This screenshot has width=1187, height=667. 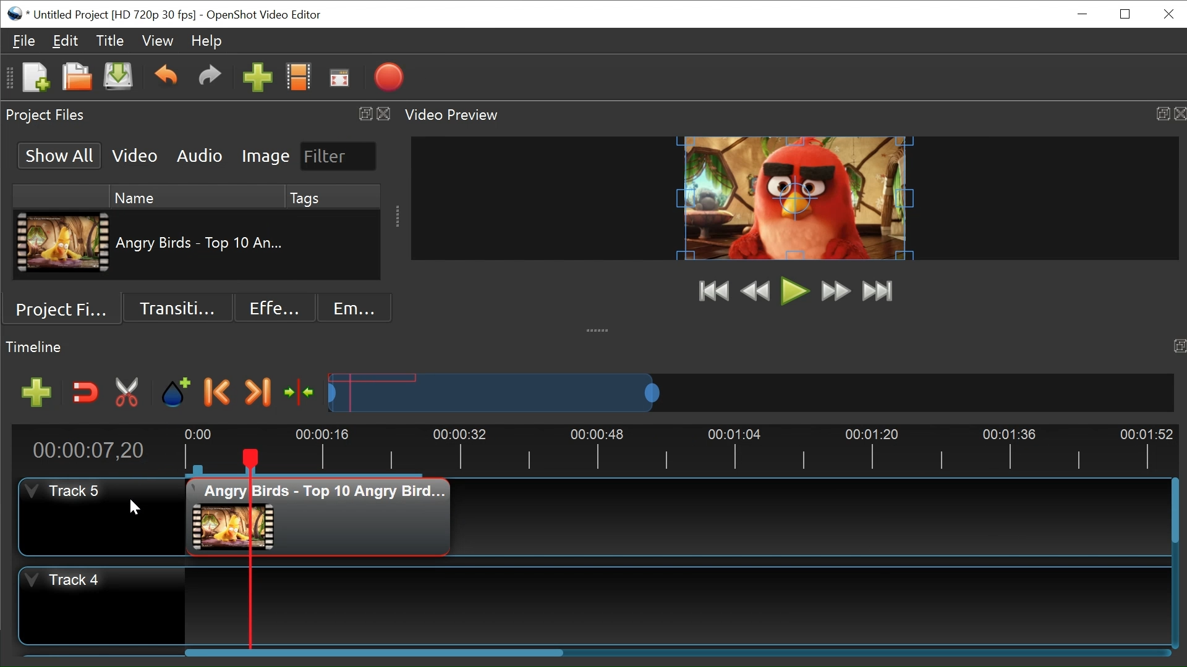 I want to click on previous marker, so click(x=219, y=392).